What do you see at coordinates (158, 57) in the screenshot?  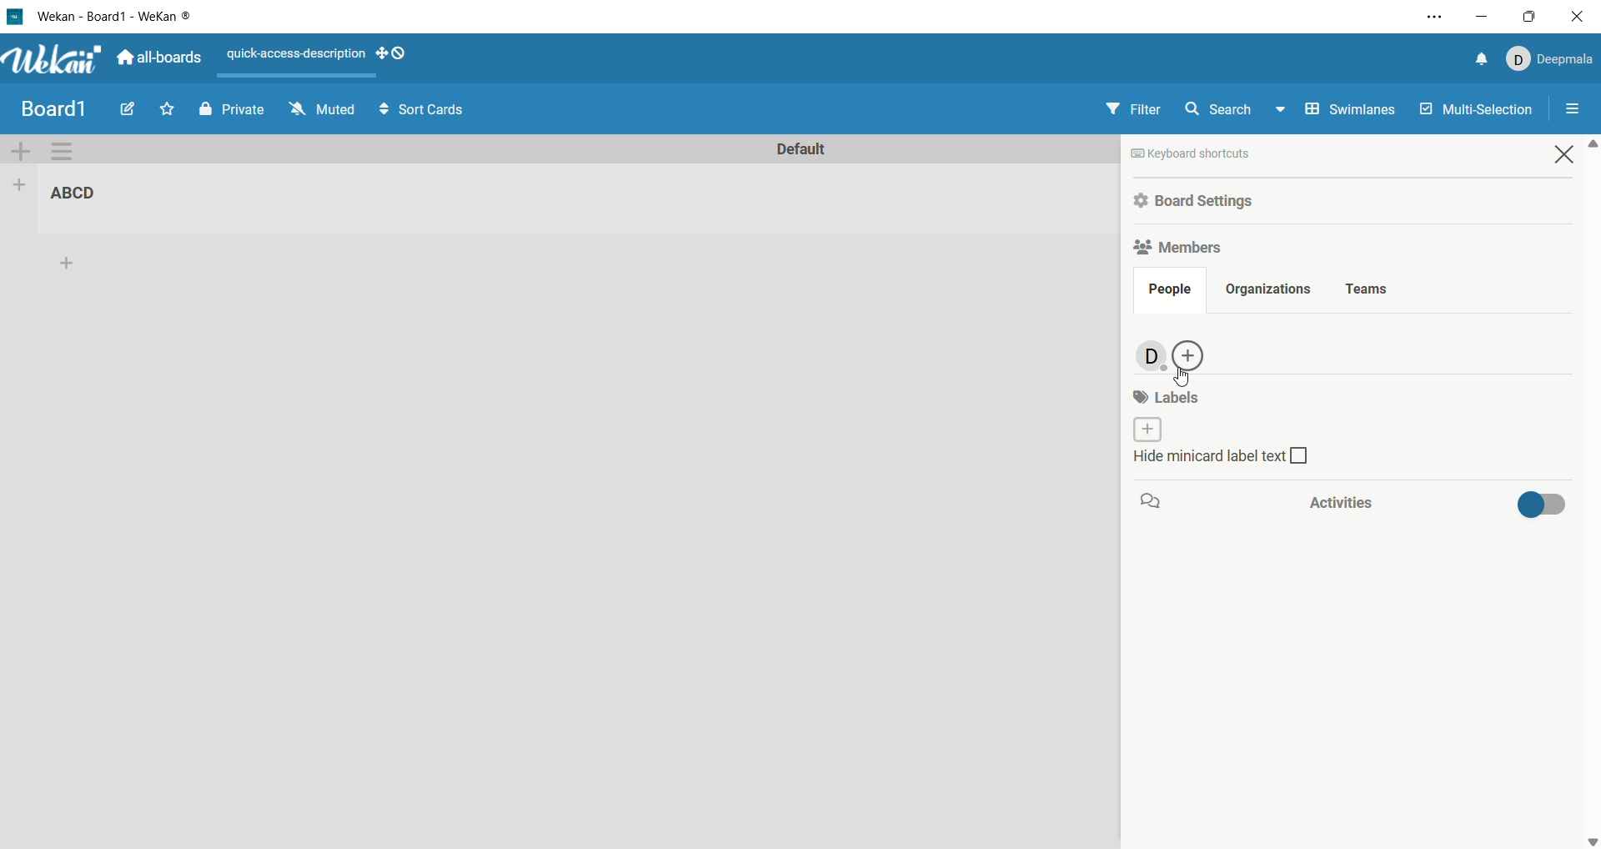 I see `all boards` at bounding box center [158, 57].